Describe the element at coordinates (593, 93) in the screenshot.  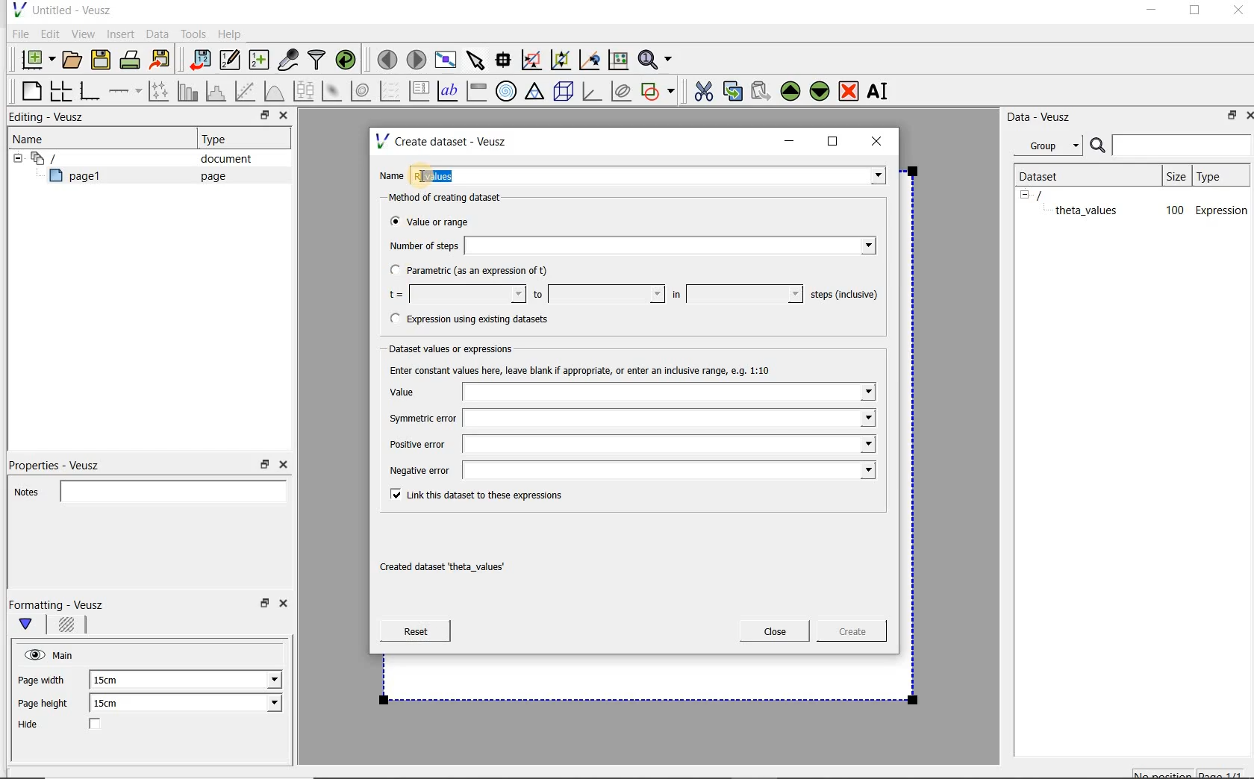
I see `3d graph` at that location.